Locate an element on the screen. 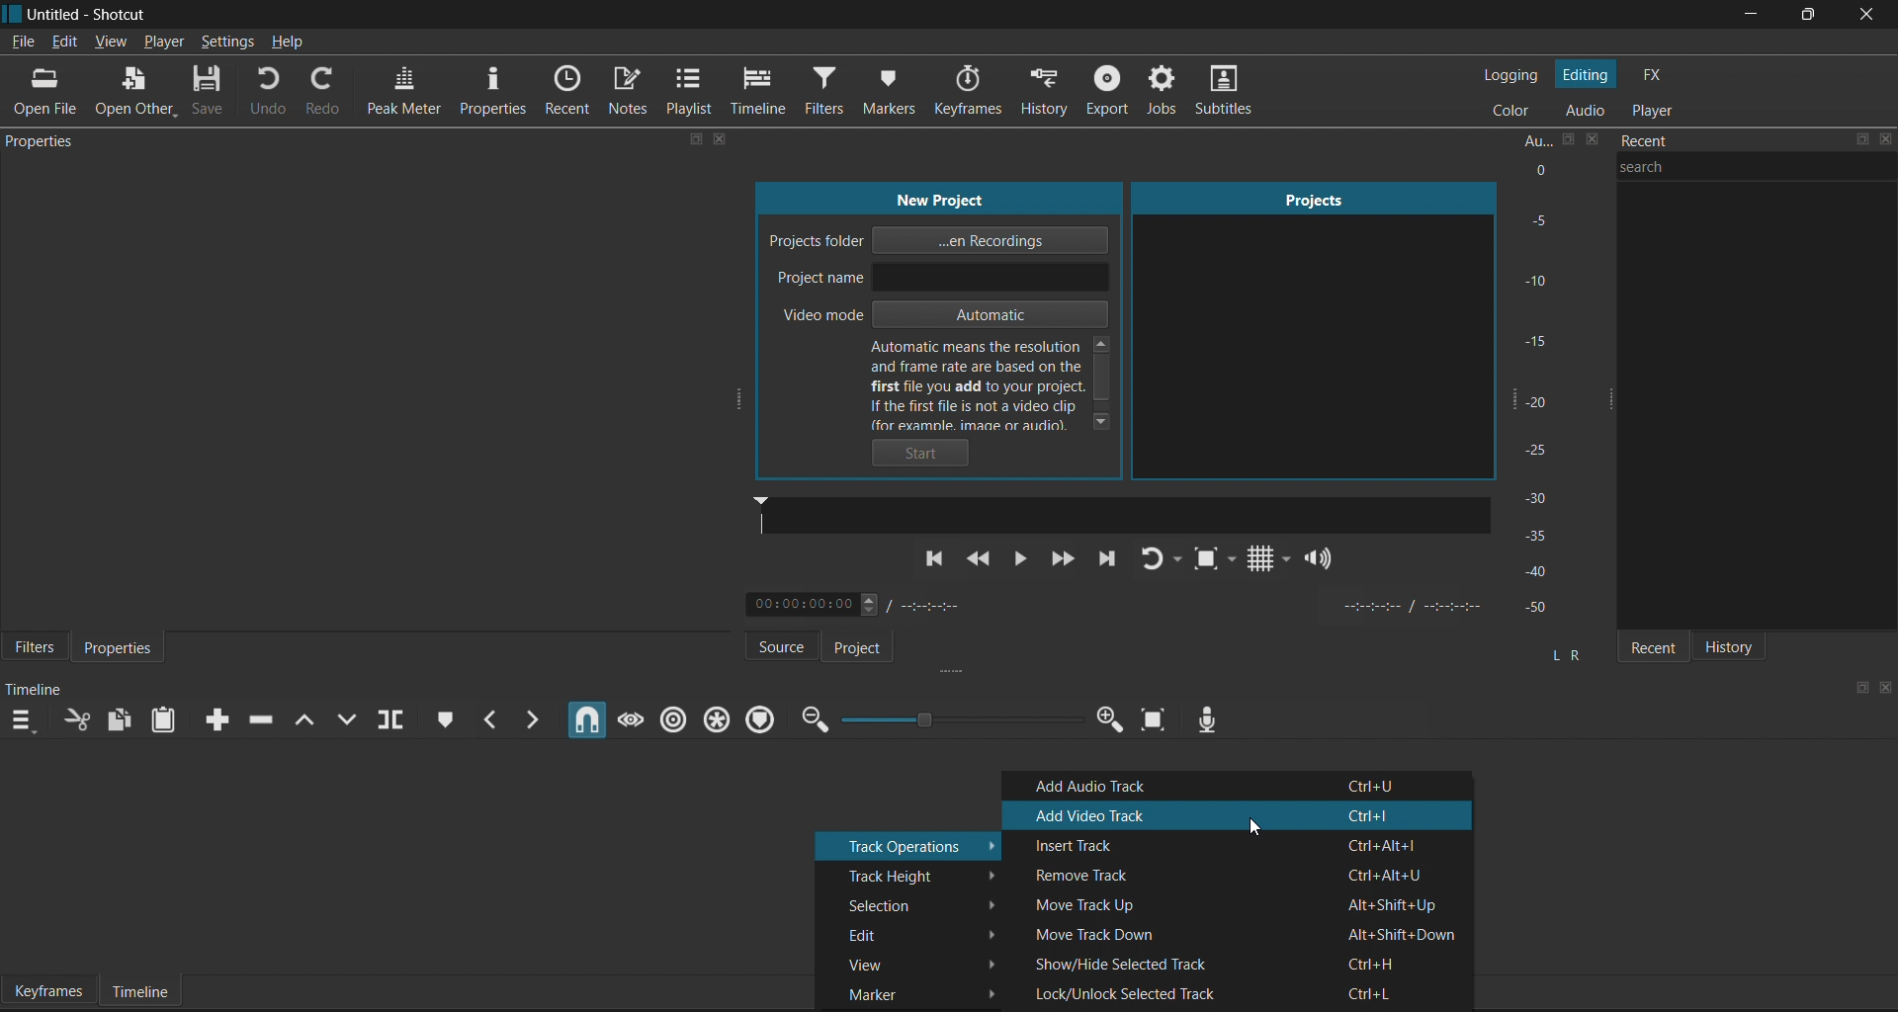  maximize is located at coordinates (697, 140).